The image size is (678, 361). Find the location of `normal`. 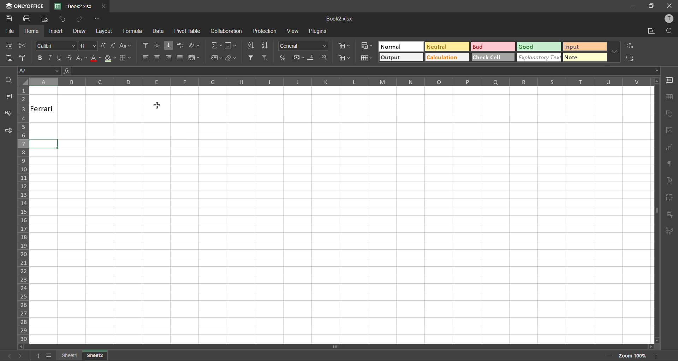

normal is located at coordinates (402, 46).